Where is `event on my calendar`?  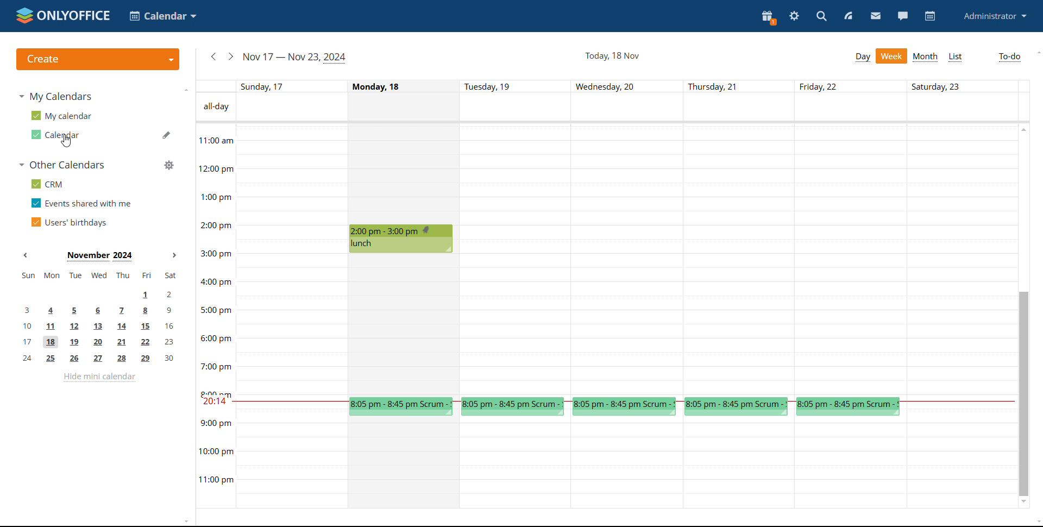 event on my calendar is located at coordinates (402, 239).